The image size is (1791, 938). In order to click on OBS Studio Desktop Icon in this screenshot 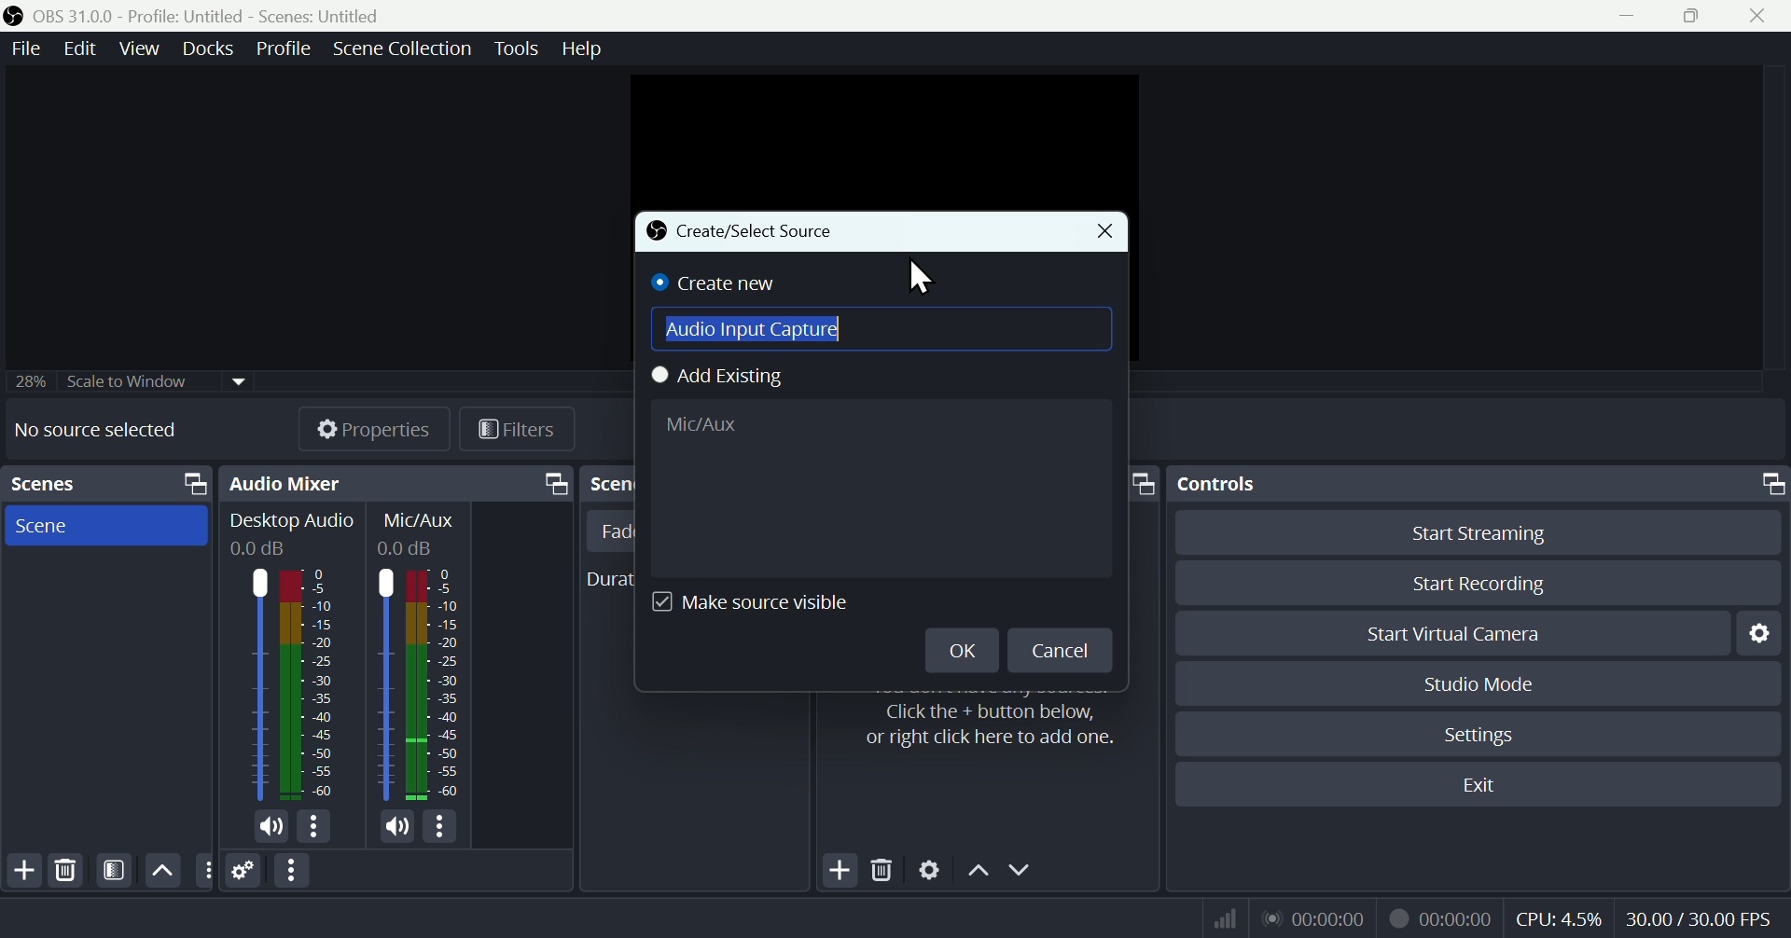, I will do `click(14, 16)`.